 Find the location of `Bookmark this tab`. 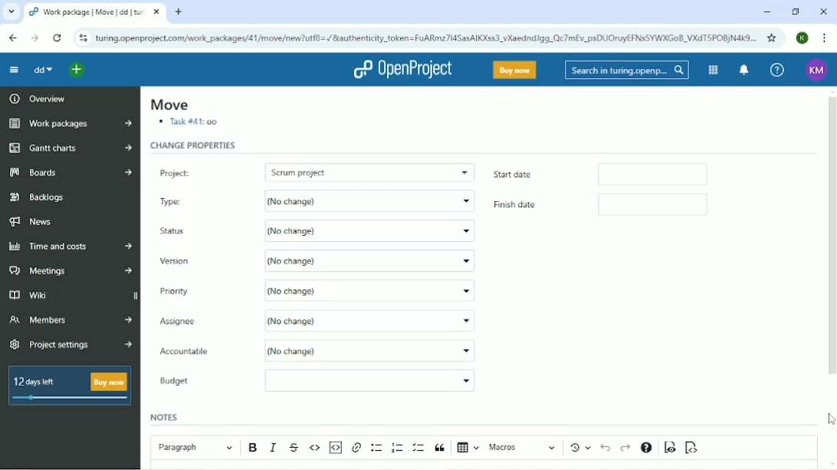

Bookmark this tab is located at coordinates (770, 38).